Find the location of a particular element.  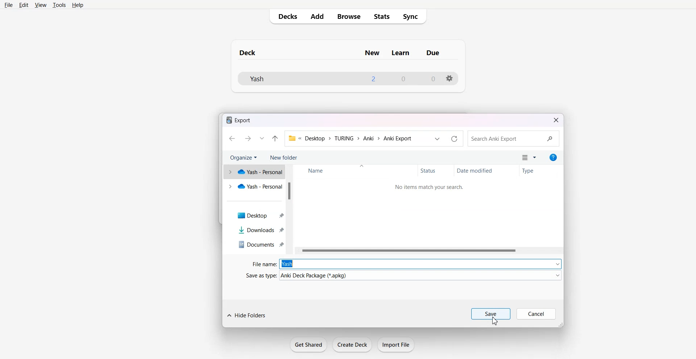

Get Help is located at coordinates (554, 157).